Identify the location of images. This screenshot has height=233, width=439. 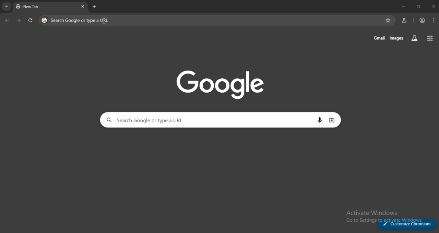
(396, 38).